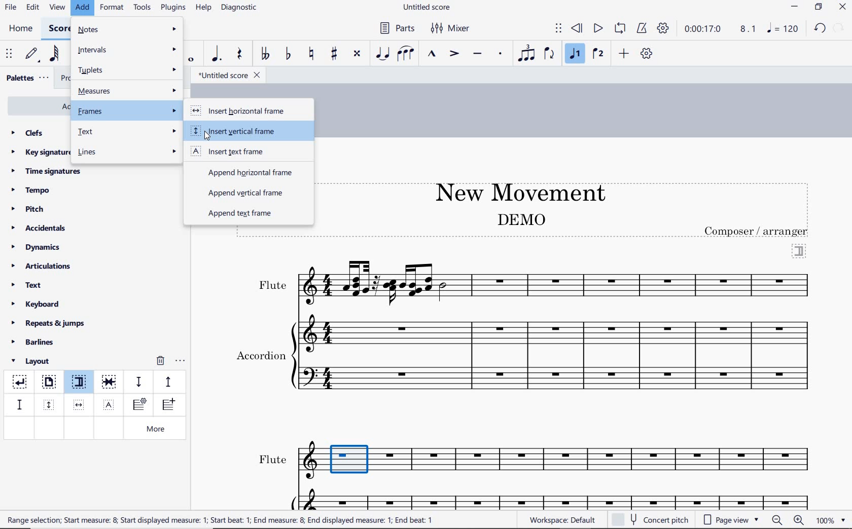 The image size is (852, 529). I want to click on Acc., so click(558, 498).